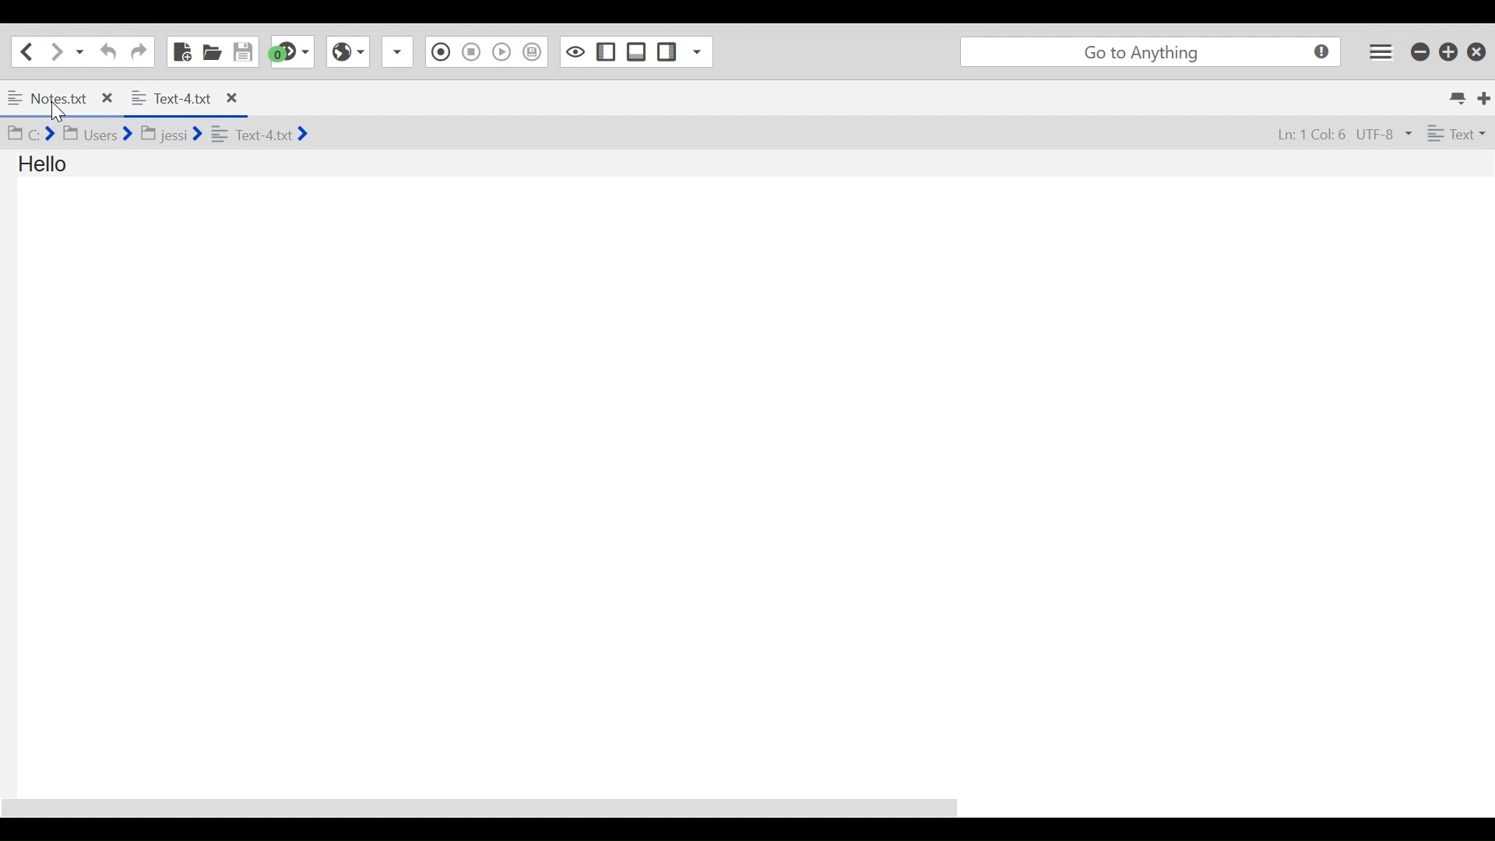  I want to click on Save, so click(244, 51).